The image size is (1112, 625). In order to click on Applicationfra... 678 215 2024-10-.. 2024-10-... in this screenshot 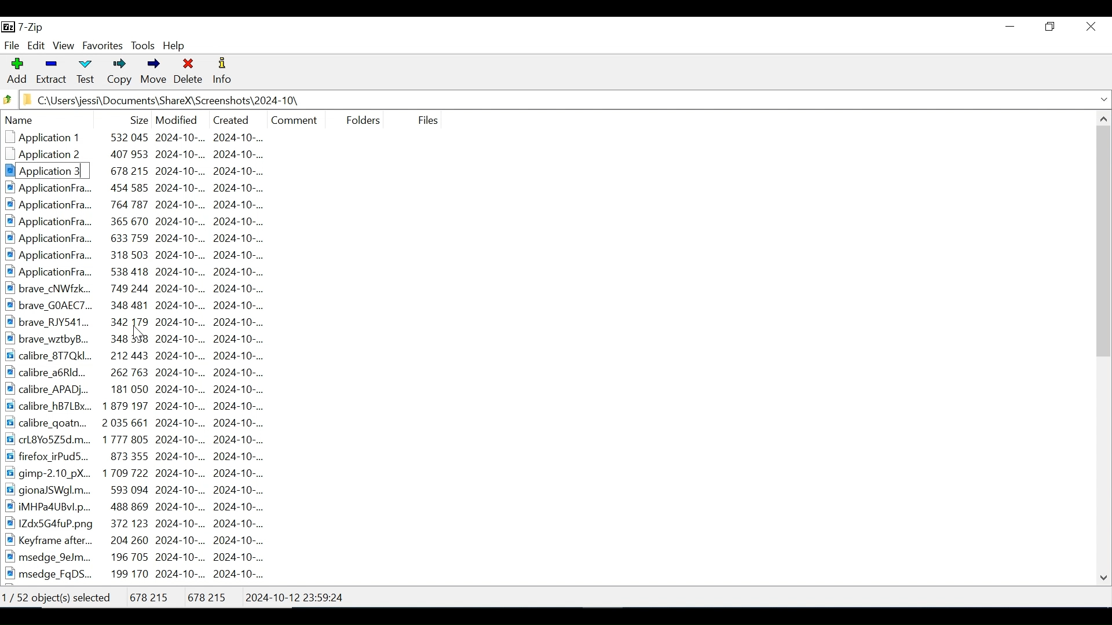, I will do `click(148, 171)`.